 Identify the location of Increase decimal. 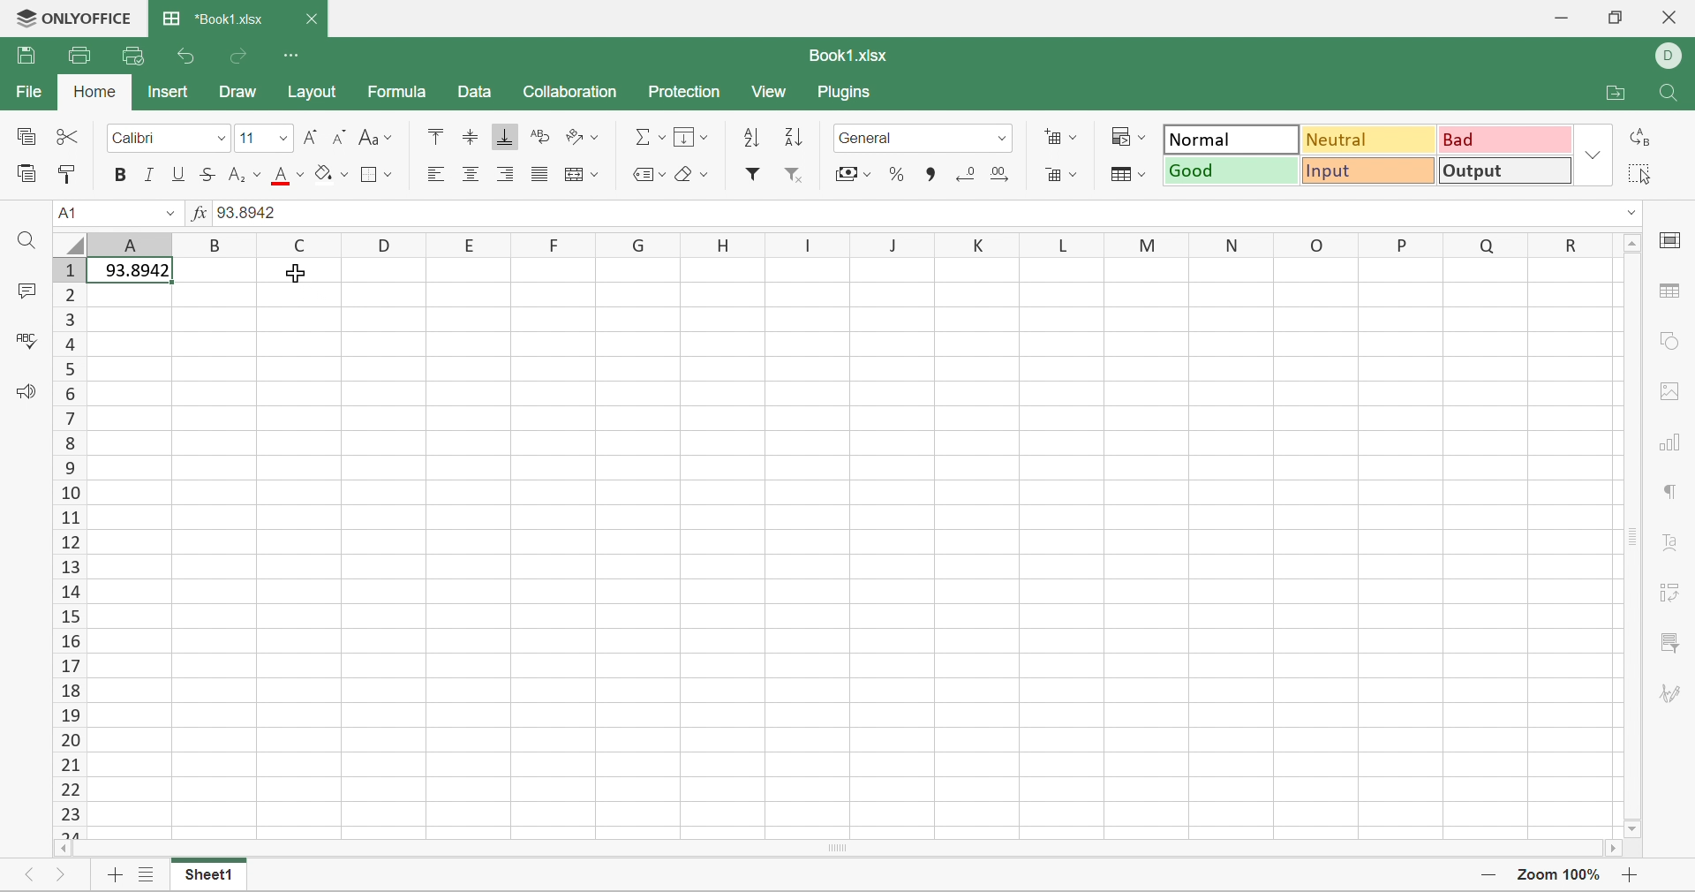
(1004, 170).